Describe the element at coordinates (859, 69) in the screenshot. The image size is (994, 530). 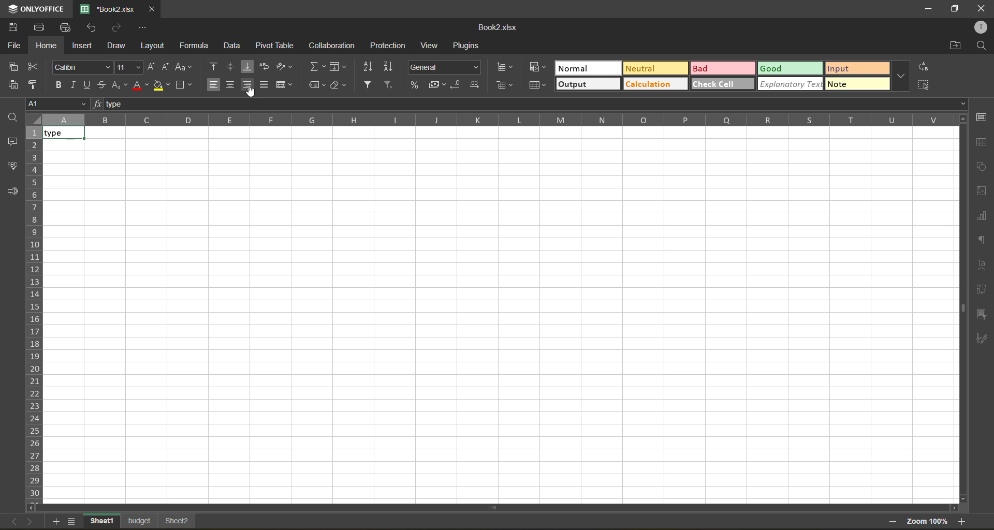
I see `input` at that location.